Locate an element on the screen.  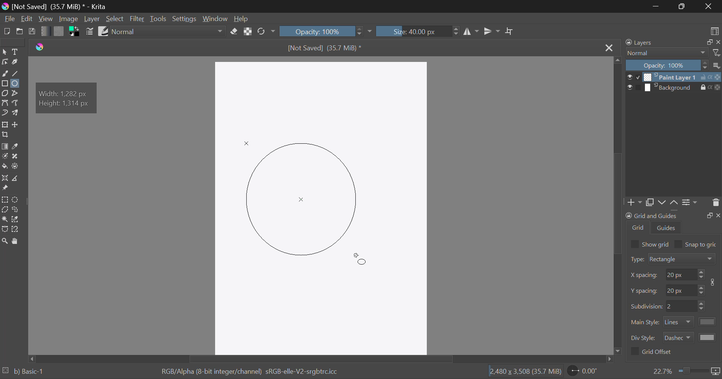
Grid Offset is located at coordinates (653, 352).